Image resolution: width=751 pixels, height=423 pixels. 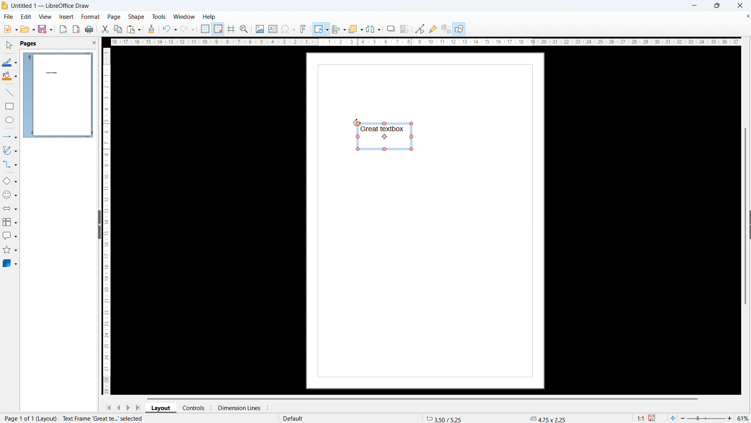 What do you see at coordinates (45, 29) in the screenshot?
I see `save` at bounding box center [45, 29].